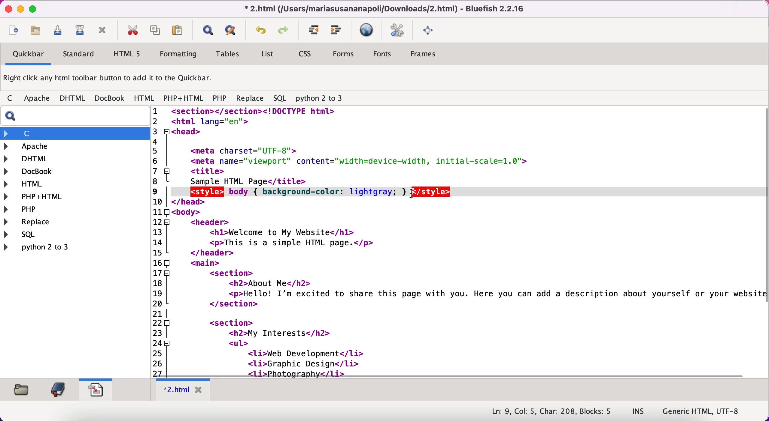  What do you see at coordinates (281, 99) in the screenshot?
I see `sql` at bounding box center [281, 99].